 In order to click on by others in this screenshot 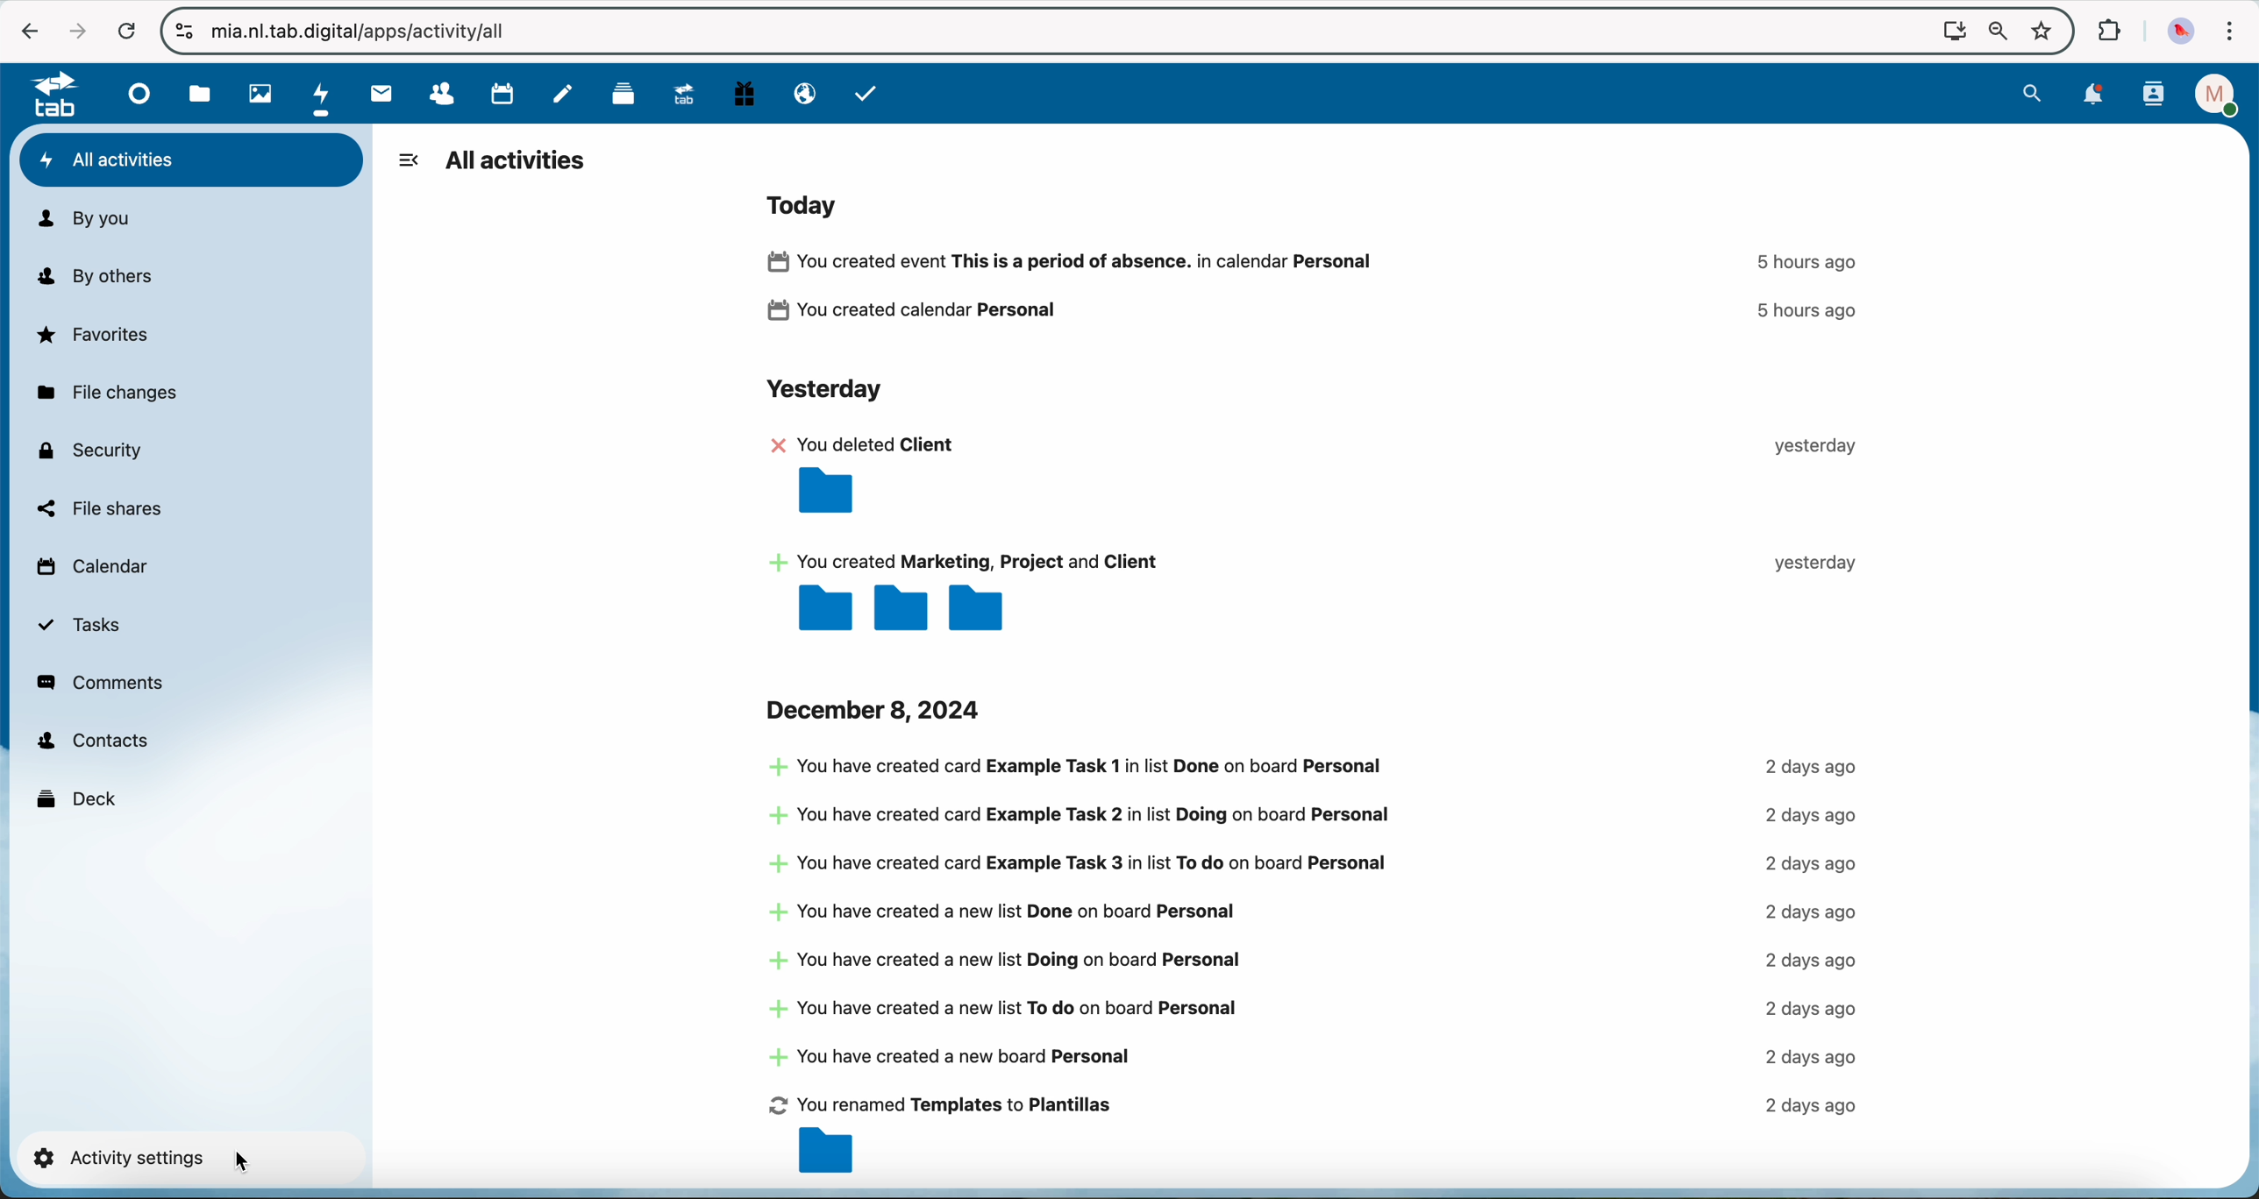, I will do `click(104, 277)`.